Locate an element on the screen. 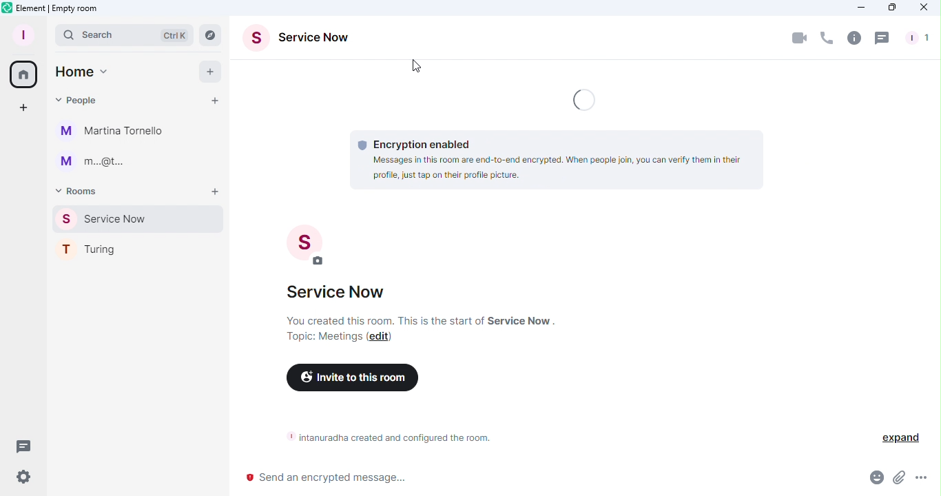  Write message is located at coordinates (542, 479).